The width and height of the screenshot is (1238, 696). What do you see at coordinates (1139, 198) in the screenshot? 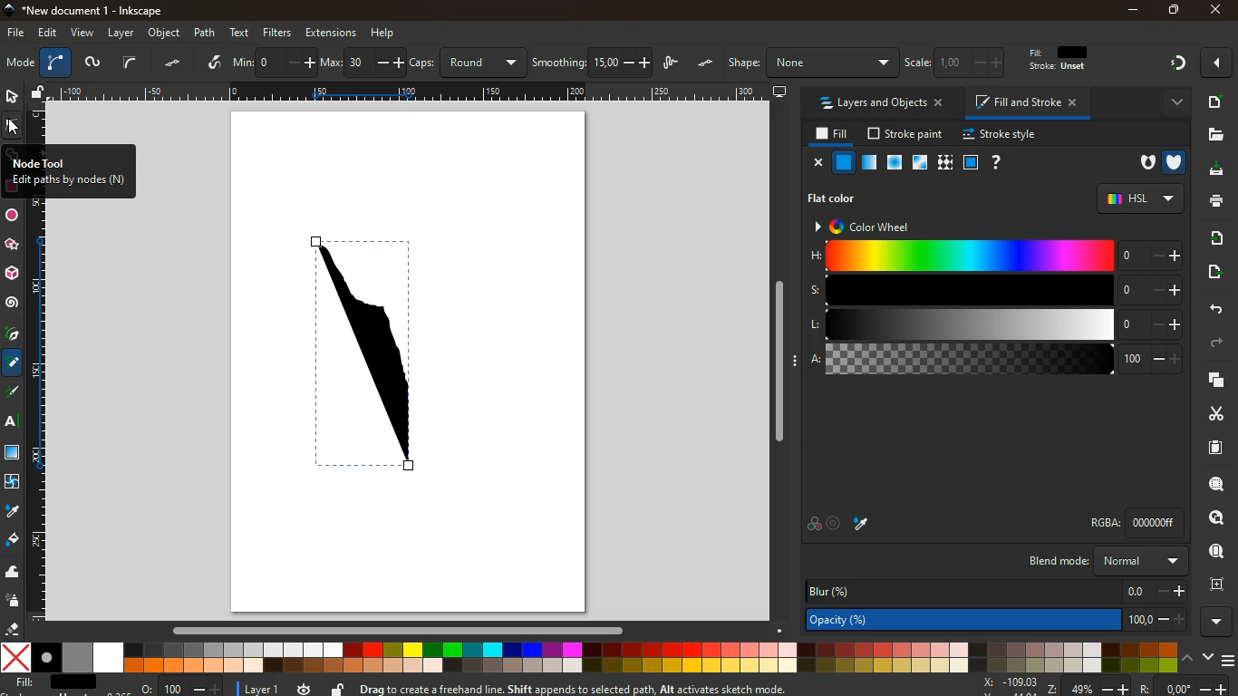
I see `hsl` at bounding box center [1139, 198].